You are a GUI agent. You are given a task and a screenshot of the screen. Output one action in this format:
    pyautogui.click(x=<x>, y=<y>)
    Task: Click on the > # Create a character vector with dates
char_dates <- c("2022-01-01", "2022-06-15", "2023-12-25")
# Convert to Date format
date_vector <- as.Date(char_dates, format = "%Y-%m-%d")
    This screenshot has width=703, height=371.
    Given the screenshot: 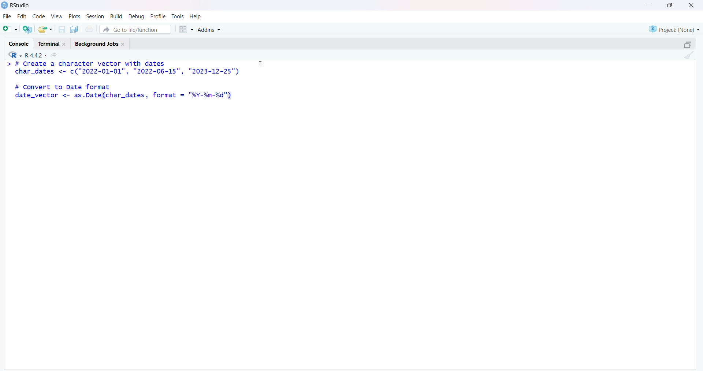 What is the action you would take?
    pyautogui.click(x=120, y=83)
    